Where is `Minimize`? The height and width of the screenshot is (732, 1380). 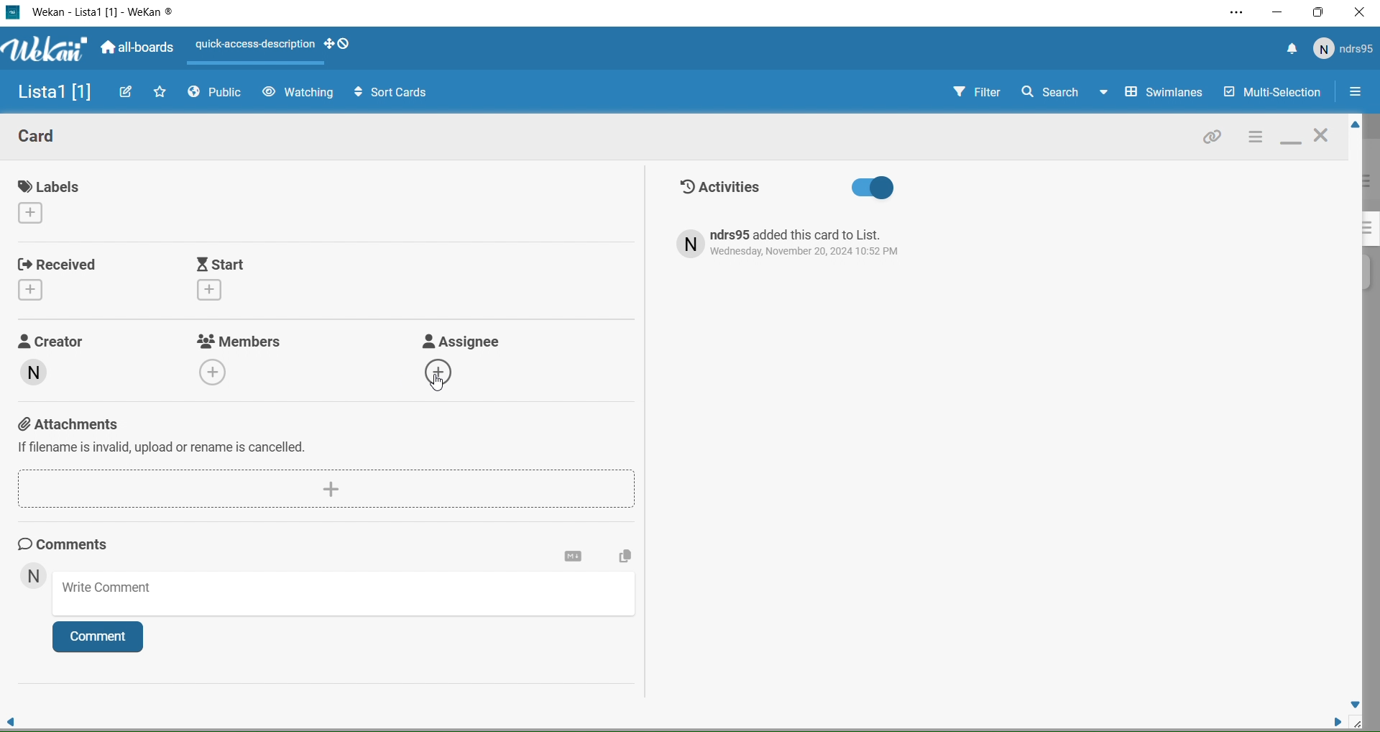
Minimize is located at coordinates (1278, 12).